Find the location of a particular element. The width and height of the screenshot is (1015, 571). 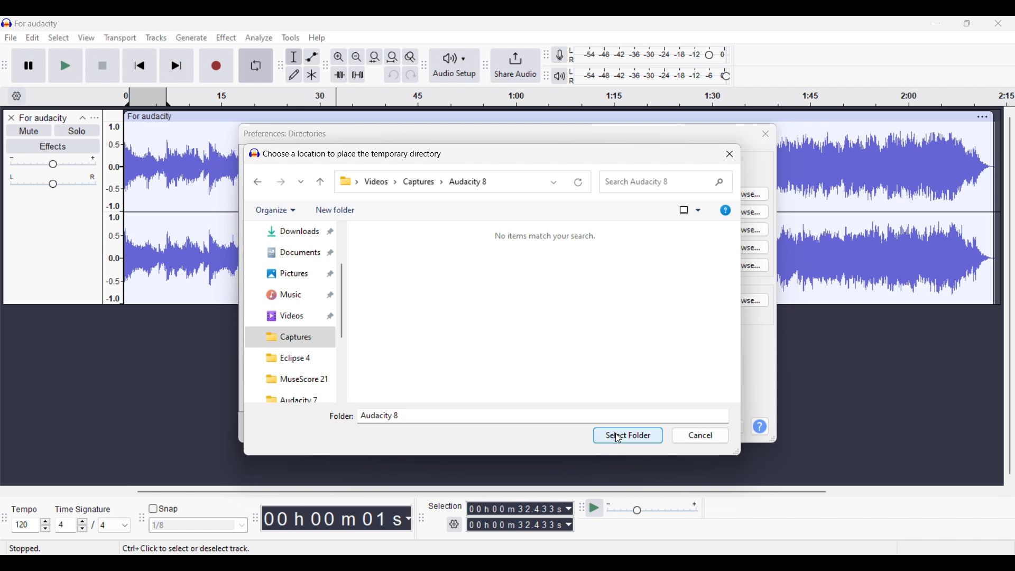

Header to change playback level is located at coordinates (726, 76).